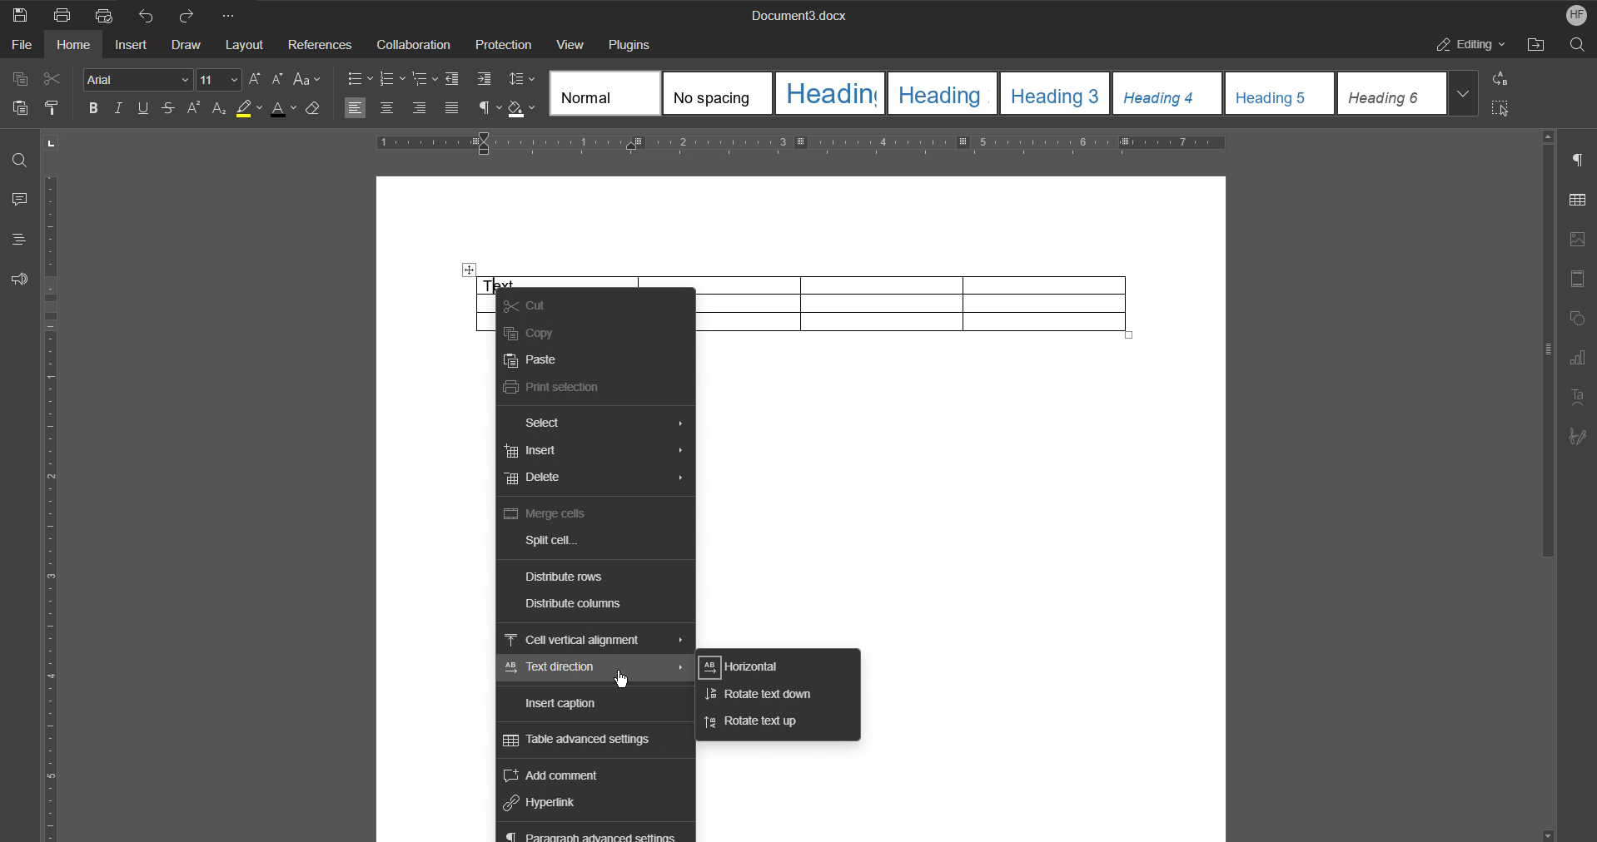  I want to click on Text Case Settings, so click(307, 81).